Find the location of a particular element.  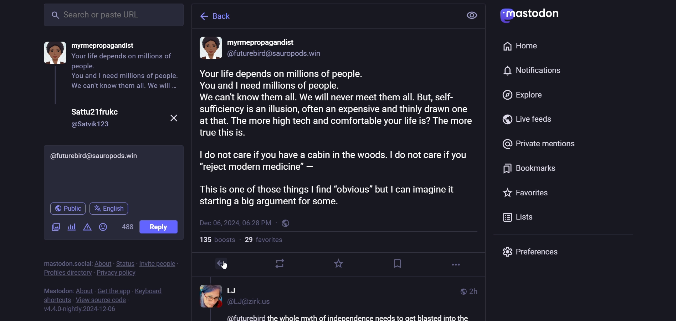

name is located at coordinates (104, 46).